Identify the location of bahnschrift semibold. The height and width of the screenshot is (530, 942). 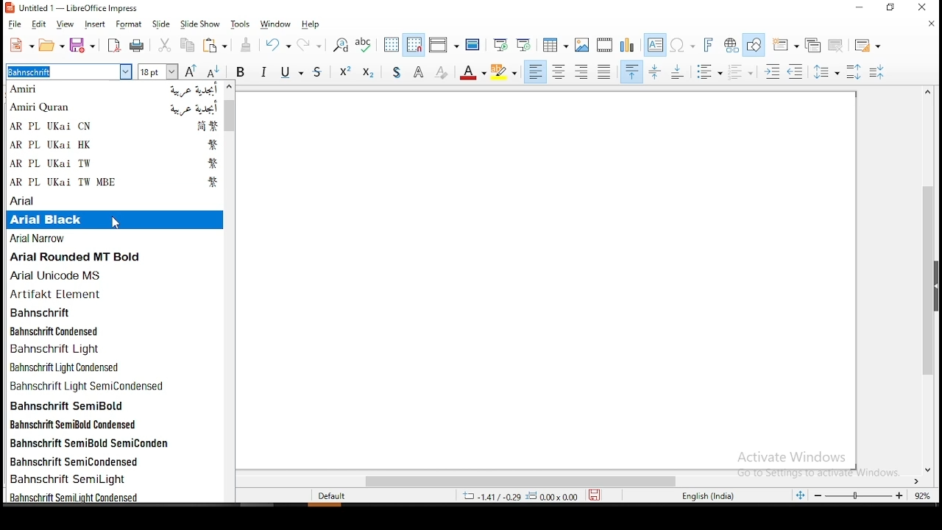
(116, 405).